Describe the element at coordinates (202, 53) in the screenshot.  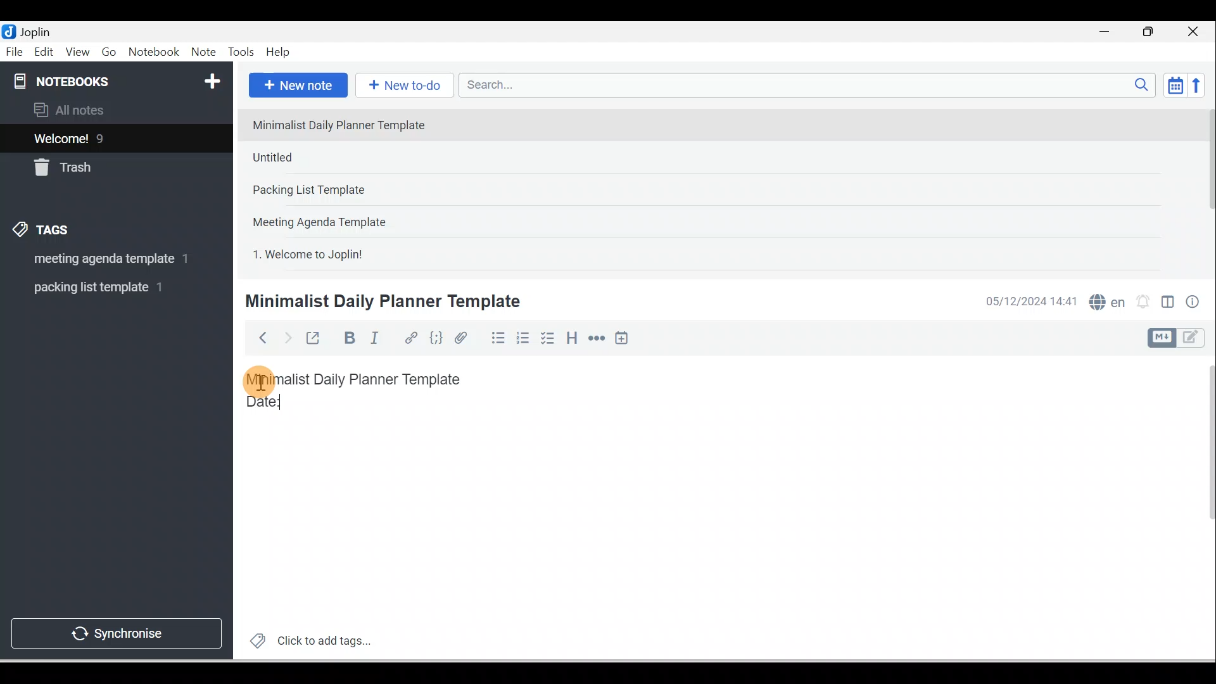
I see `Note` at that location.